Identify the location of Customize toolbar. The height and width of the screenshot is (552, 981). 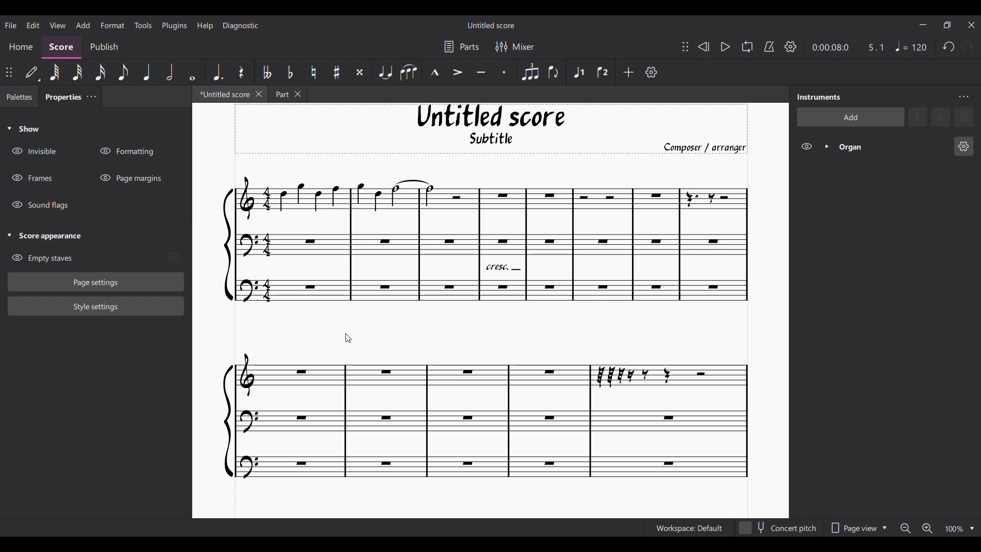
(651, 72).